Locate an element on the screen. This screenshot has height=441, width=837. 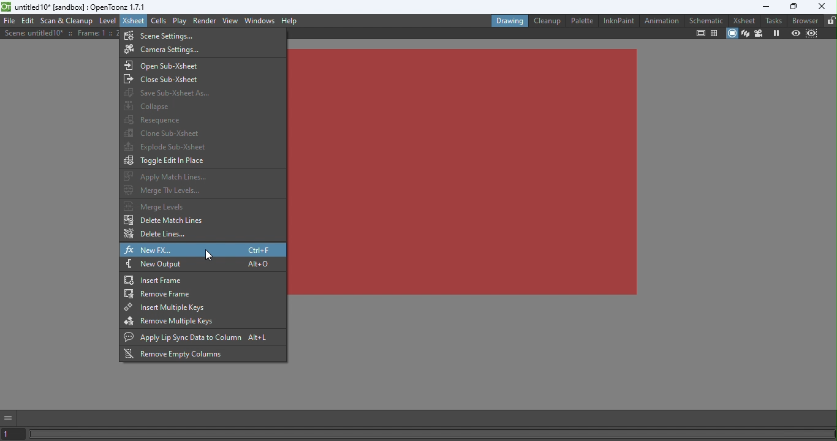
Drawing is located at coordinates (509, 20).